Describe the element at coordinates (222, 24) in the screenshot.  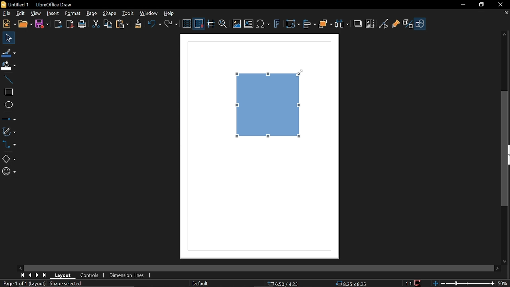
I see `Zoom` at that location.